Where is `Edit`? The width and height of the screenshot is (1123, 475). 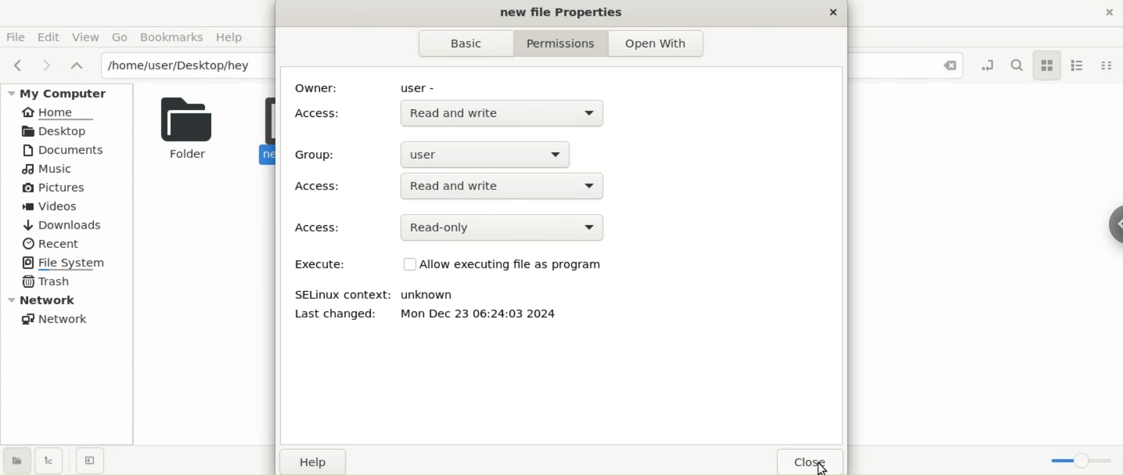 Edit is located at coordinates (50, 36).